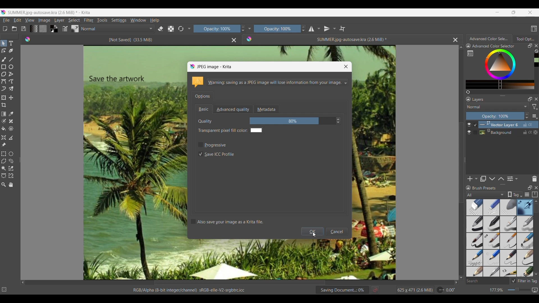 The height and width of the screenshot is (303, 539). I want to click on Freehand path tool, so click(11, 81).